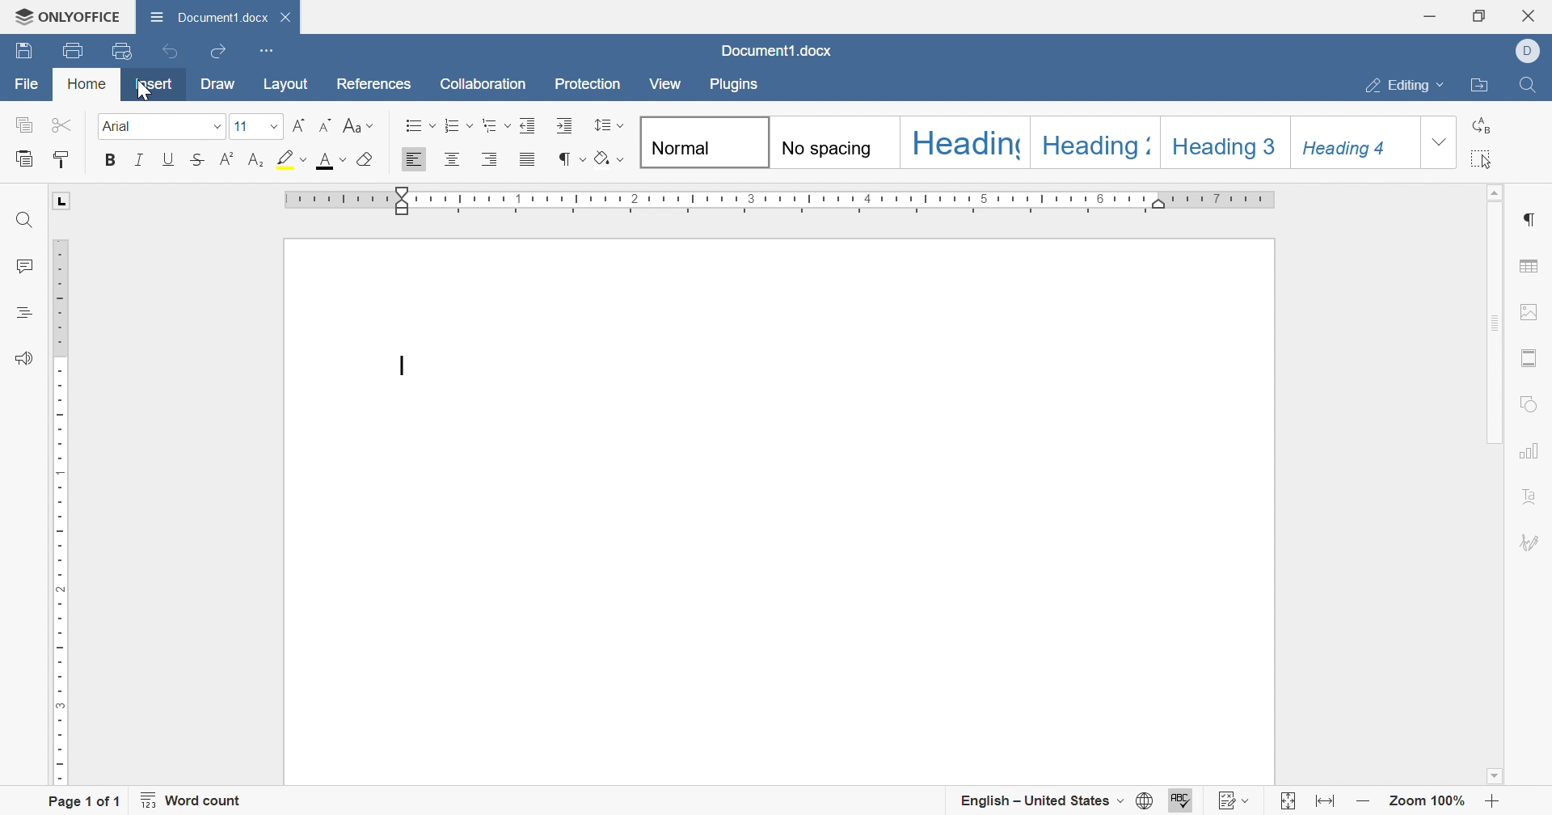 The width and height of the screenshot is (1552, 815). What do you see at coordinates (460, 125) in the screenshot?
I see `numbering` at bounding box center [460, 125].